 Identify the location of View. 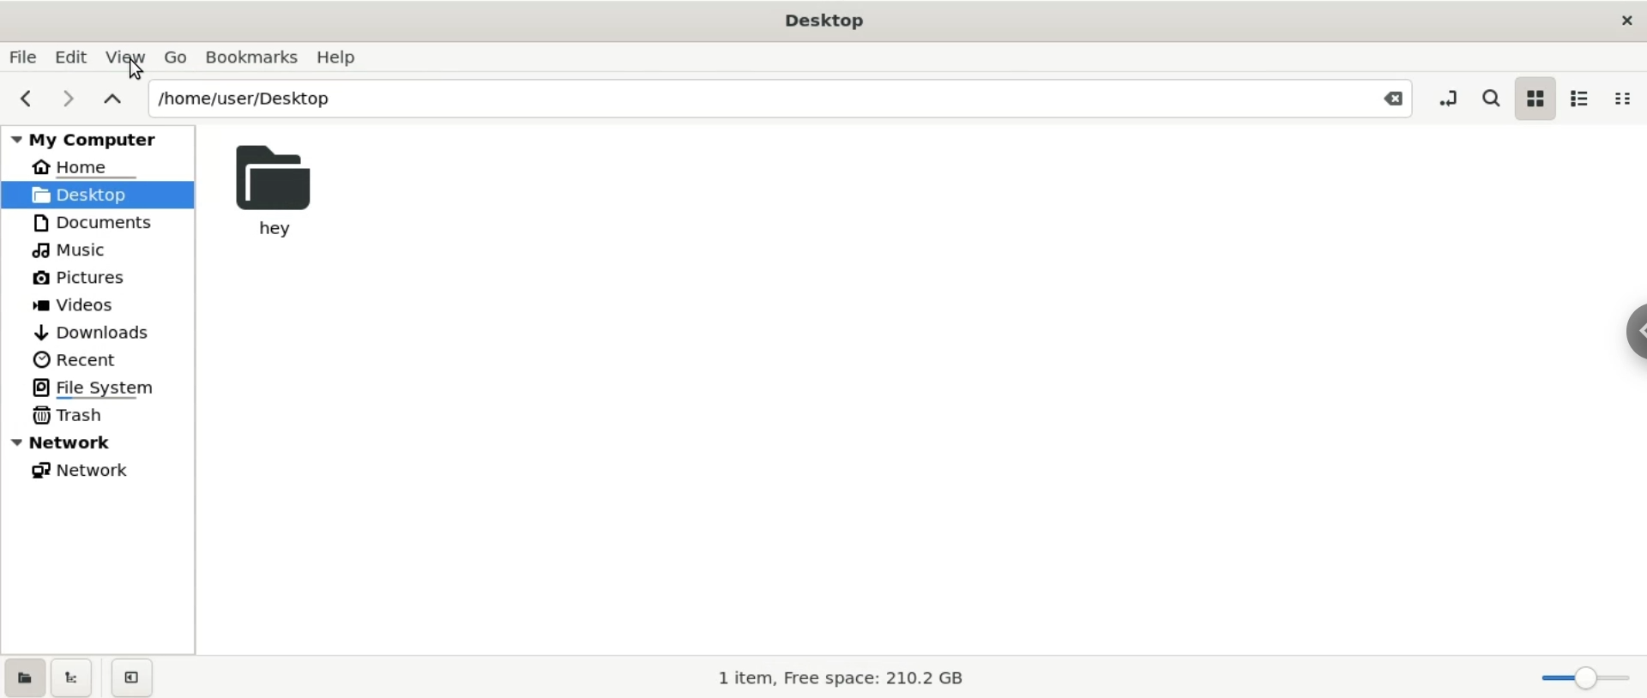
(124, 57).